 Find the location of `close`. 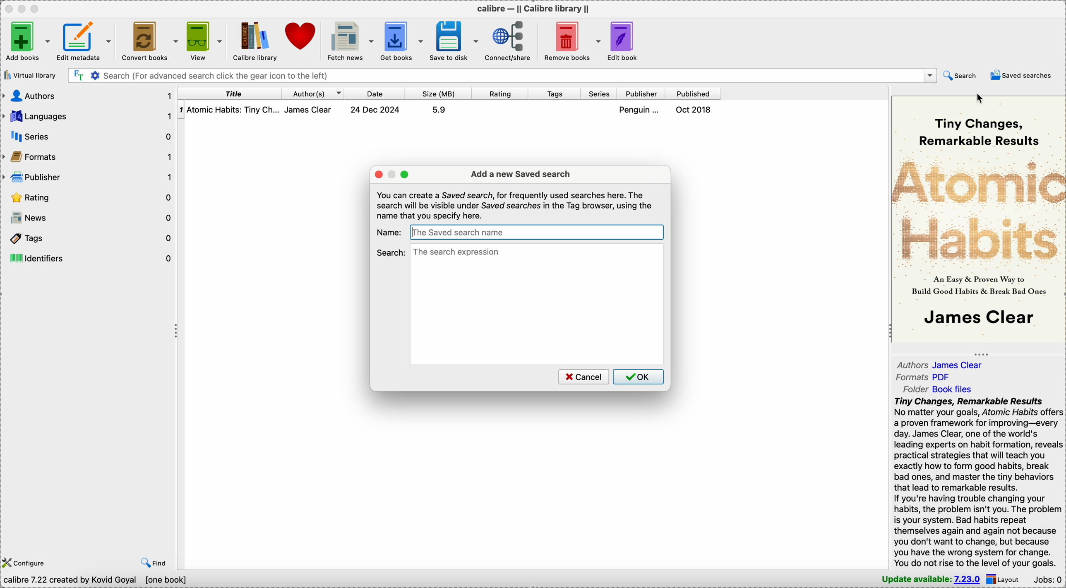

close is located at coordinates (8, 8).